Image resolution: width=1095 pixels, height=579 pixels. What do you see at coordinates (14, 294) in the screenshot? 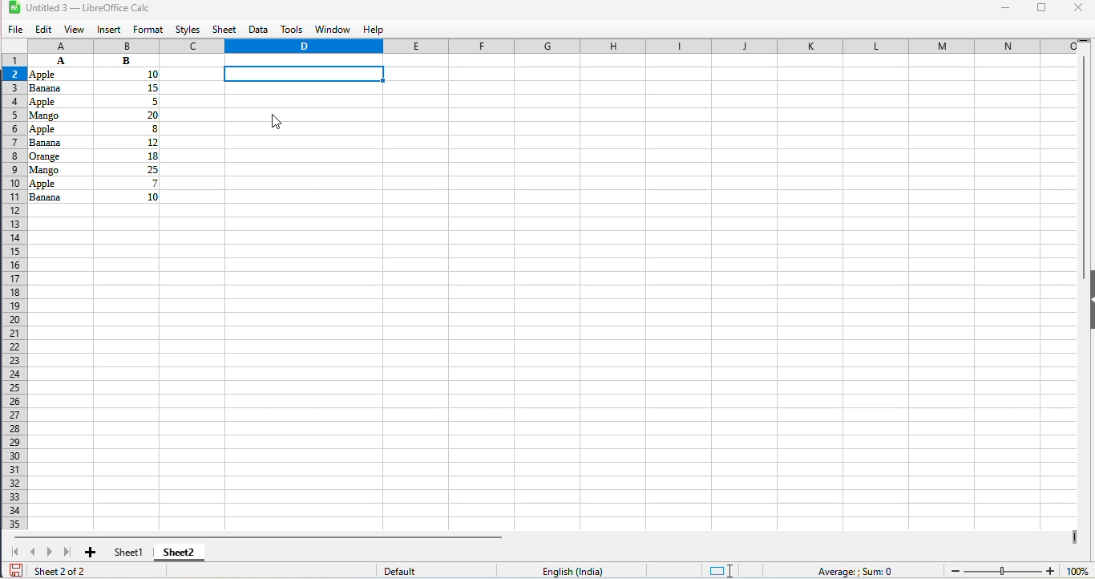
I see `rows` at bounding box center [14, 294].